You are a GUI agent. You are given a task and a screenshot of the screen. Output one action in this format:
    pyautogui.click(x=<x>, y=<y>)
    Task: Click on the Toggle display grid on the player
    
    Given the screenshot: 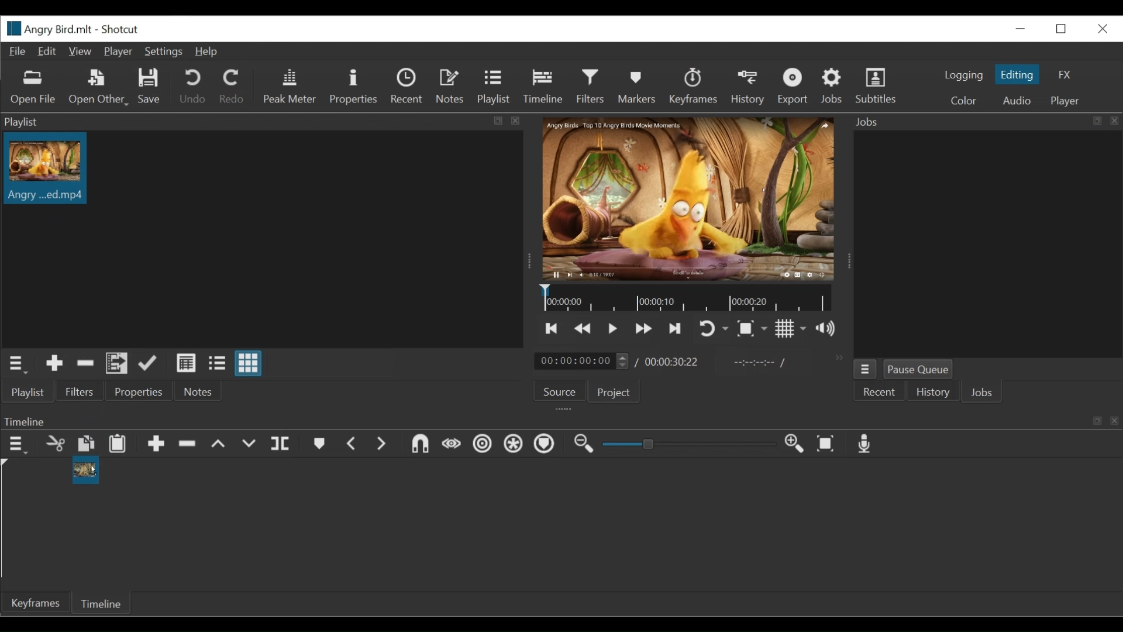 What is the action you would take?
    pyautogui.click(x=791, y=328)
    